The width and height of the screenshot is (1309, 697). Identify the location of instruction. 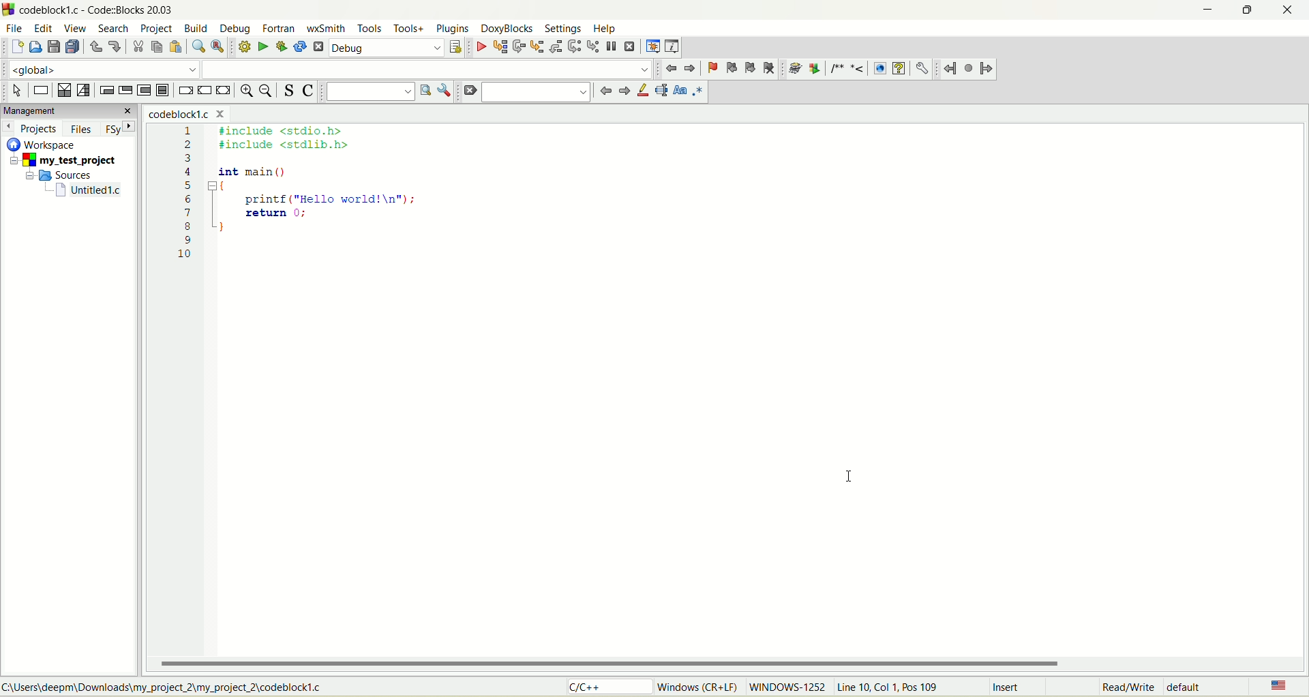
(40, 91).